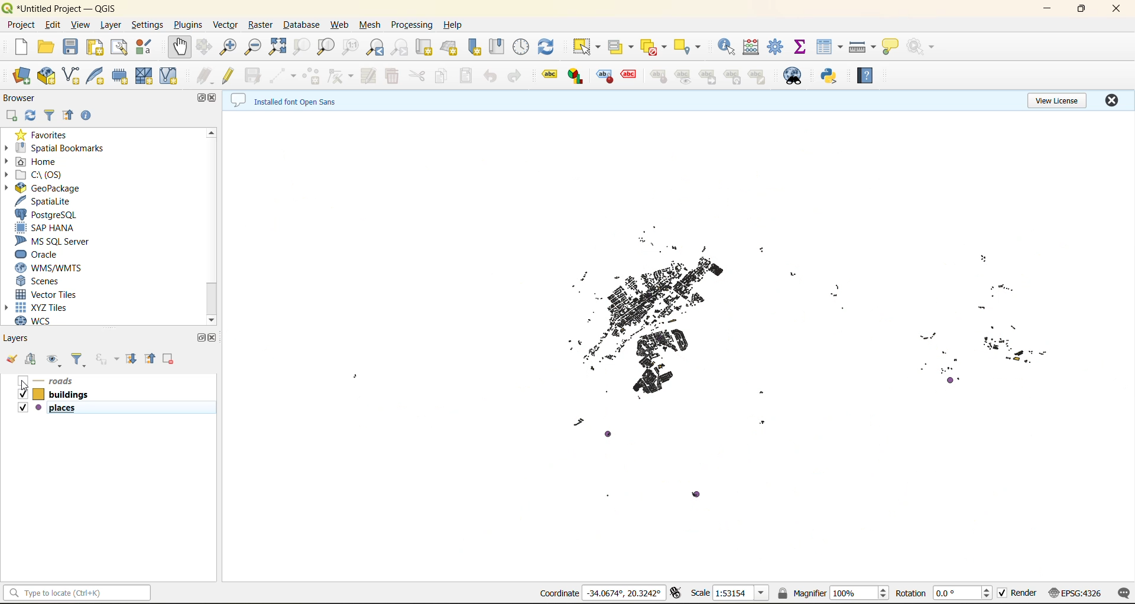 This screenshot has width=1135, height=604. I want to click on layers, so click(25, 340).